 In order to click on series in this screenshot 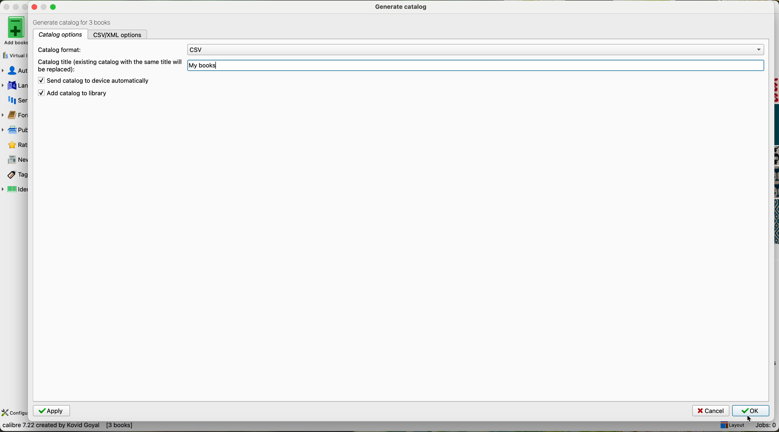, I will do `click(13, 101)`.